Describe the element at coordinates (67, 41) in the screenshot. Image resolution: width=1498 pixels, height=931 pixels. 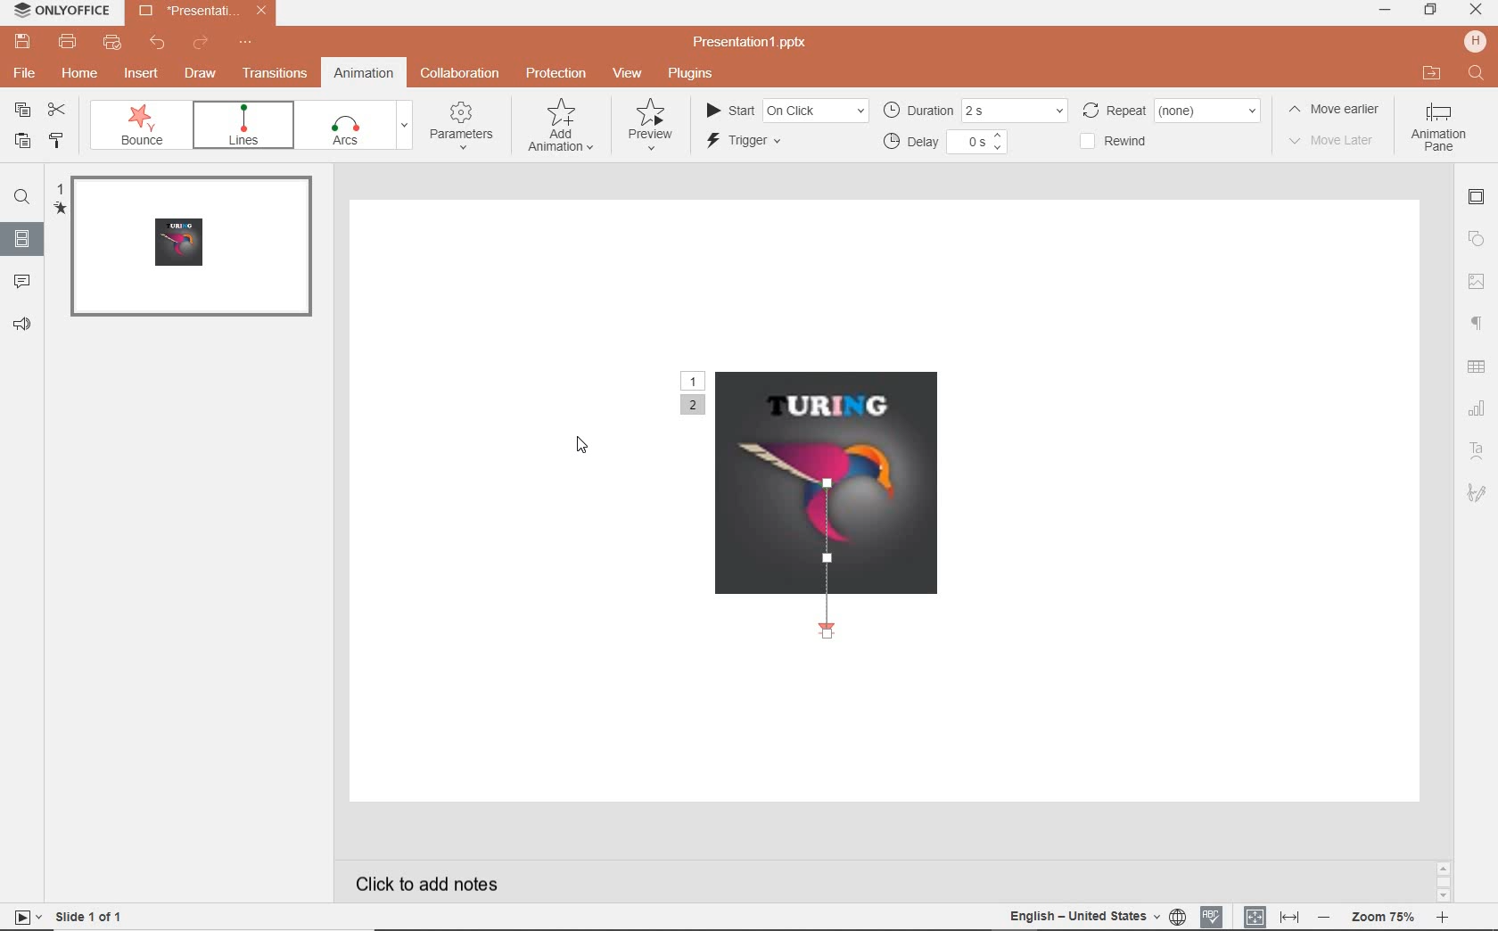
I see `print` at that location.